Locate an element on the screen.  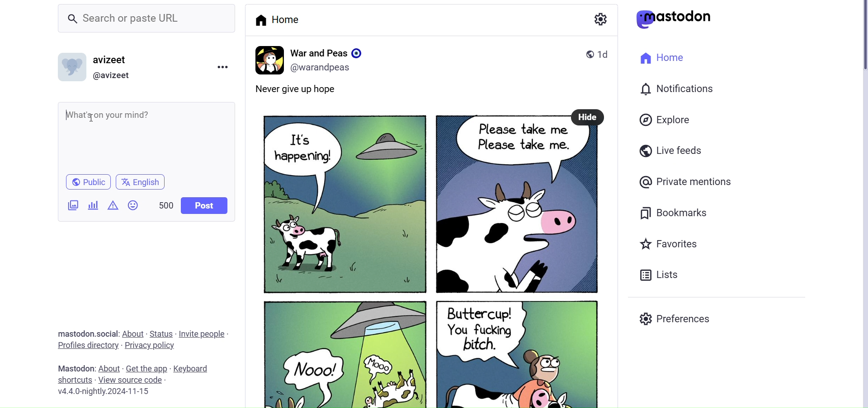
mastodon is located at coordinates (75, 368).